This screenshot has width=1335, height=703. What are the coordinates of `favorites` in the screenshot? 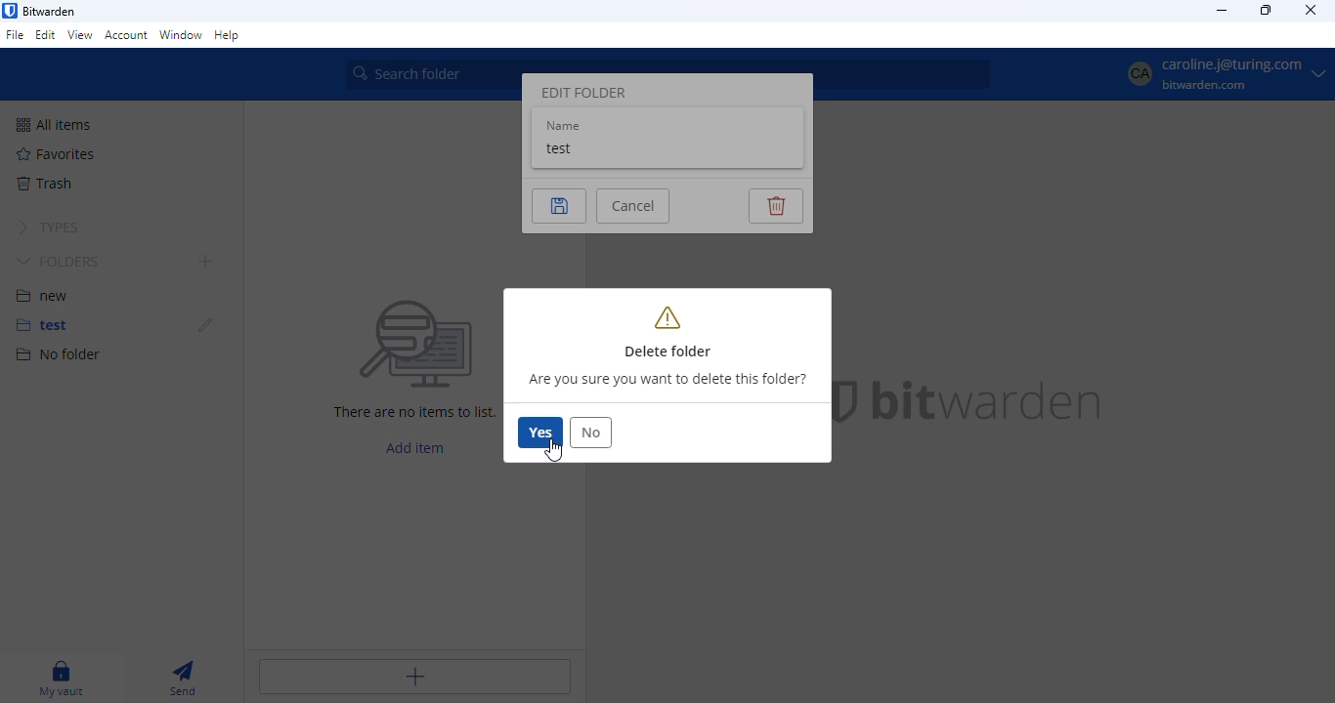 It's located at (57, 154).